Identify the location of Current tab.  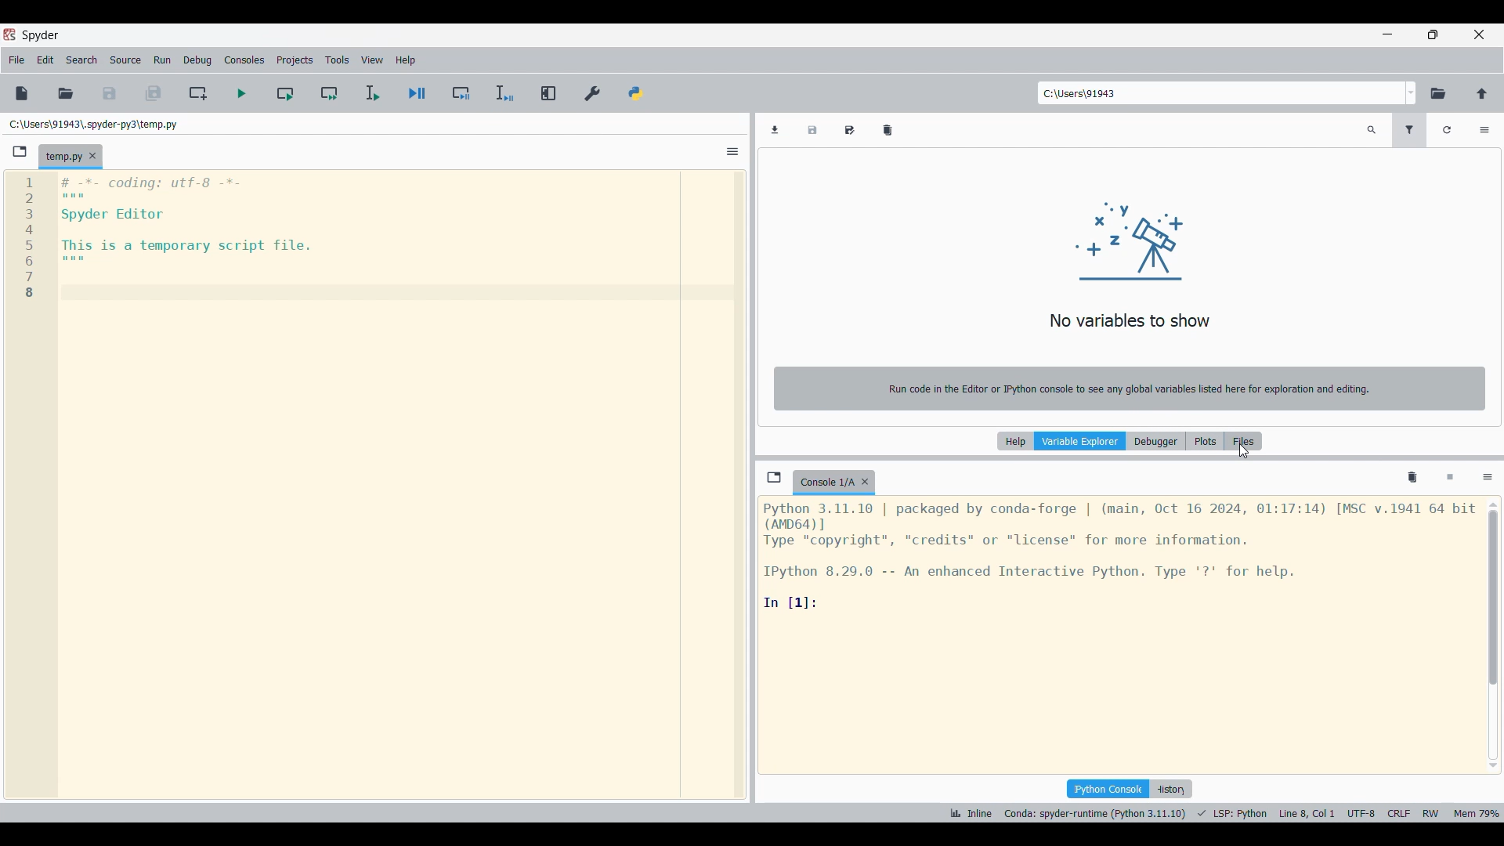
(826, 483).